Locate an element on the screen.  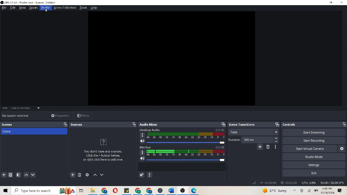
move scene up is located at coordinates (26, 174).